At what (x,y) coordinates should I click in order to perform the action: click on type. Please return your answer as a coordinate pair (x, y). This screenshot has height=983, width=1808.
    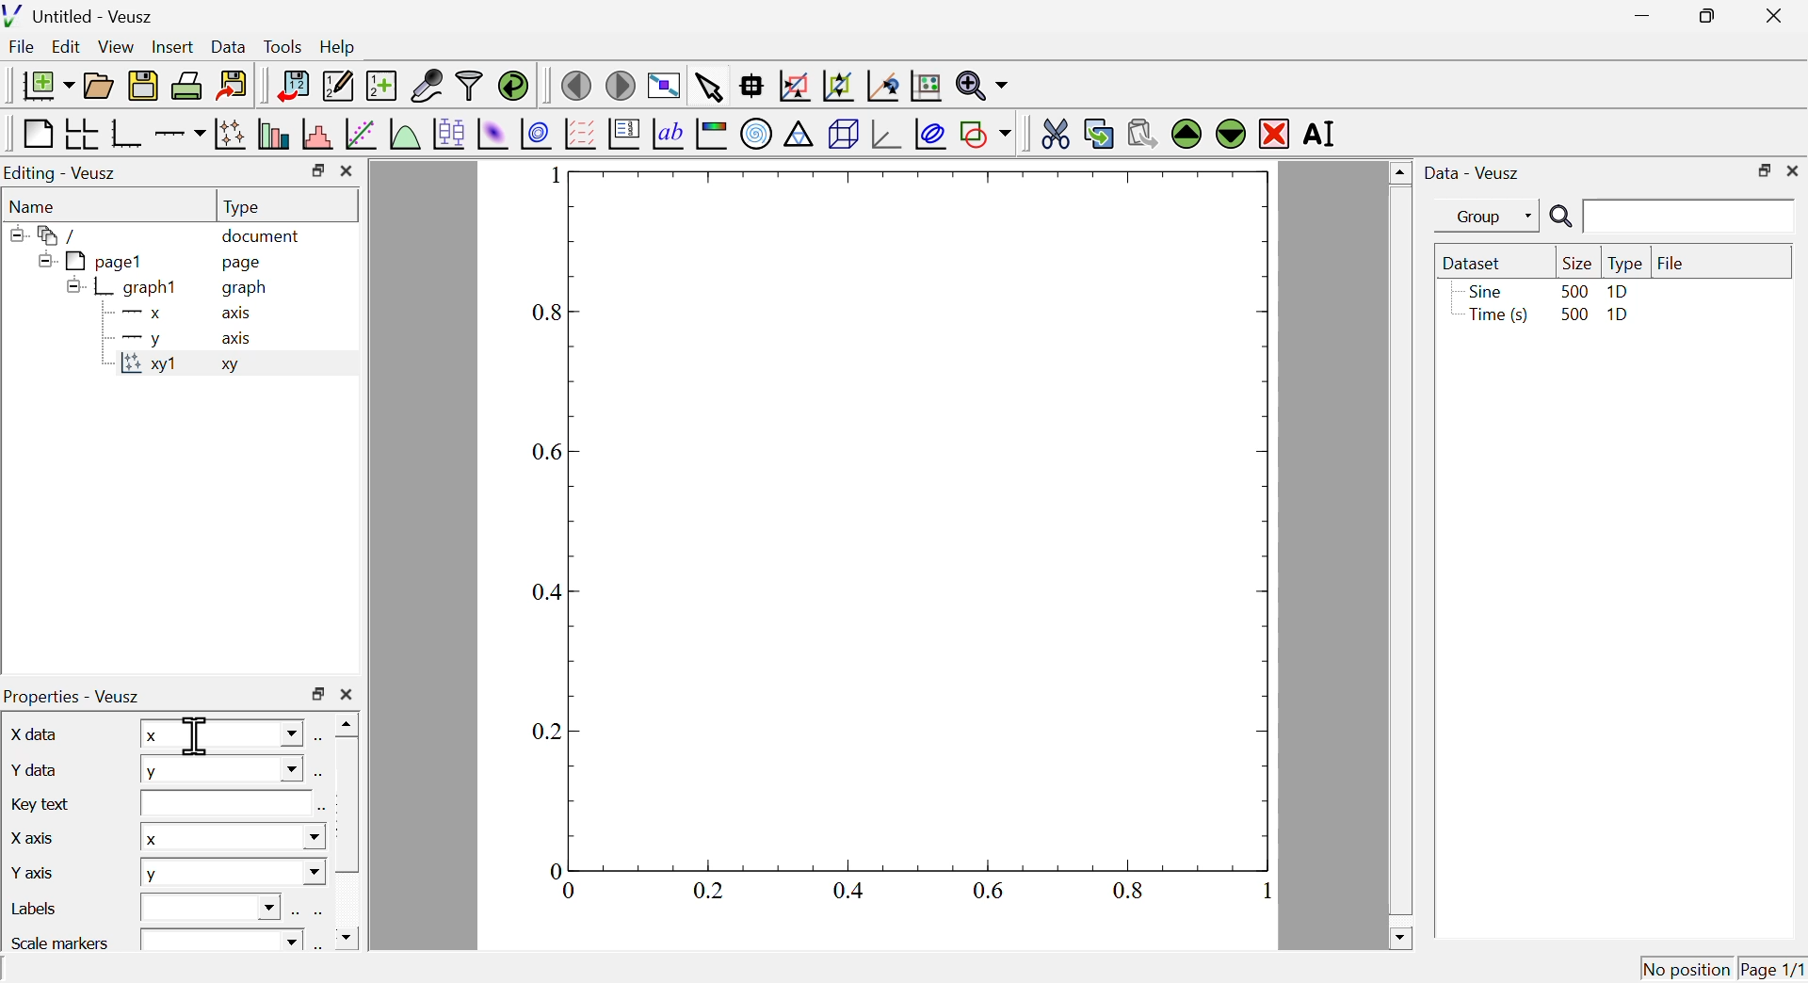
    Looking at the image, I should click on (245, 206).